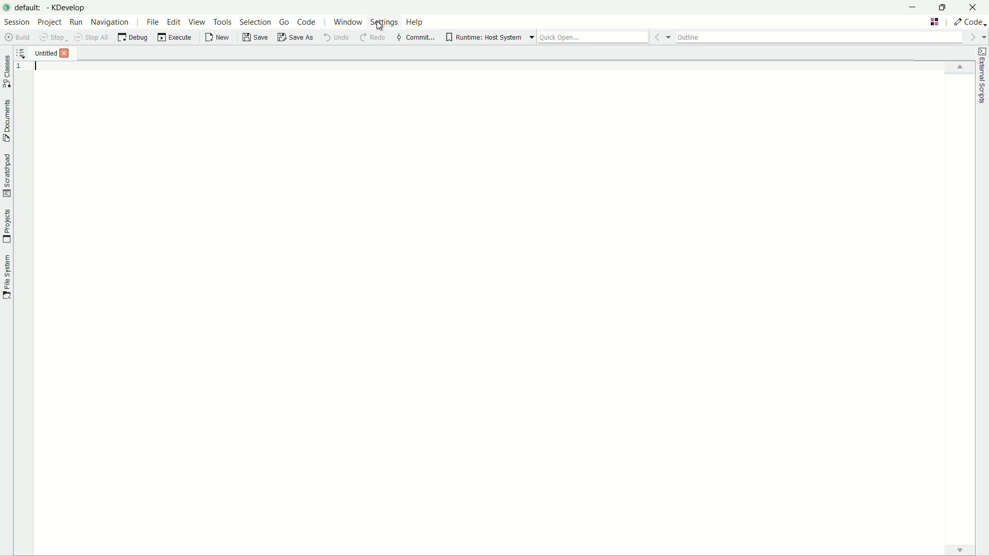 This screenshot has height=556, width=989. What do you see at coordinates (818, 39) in the screenshot?
I see `outline` at bounding box center [818, 39].